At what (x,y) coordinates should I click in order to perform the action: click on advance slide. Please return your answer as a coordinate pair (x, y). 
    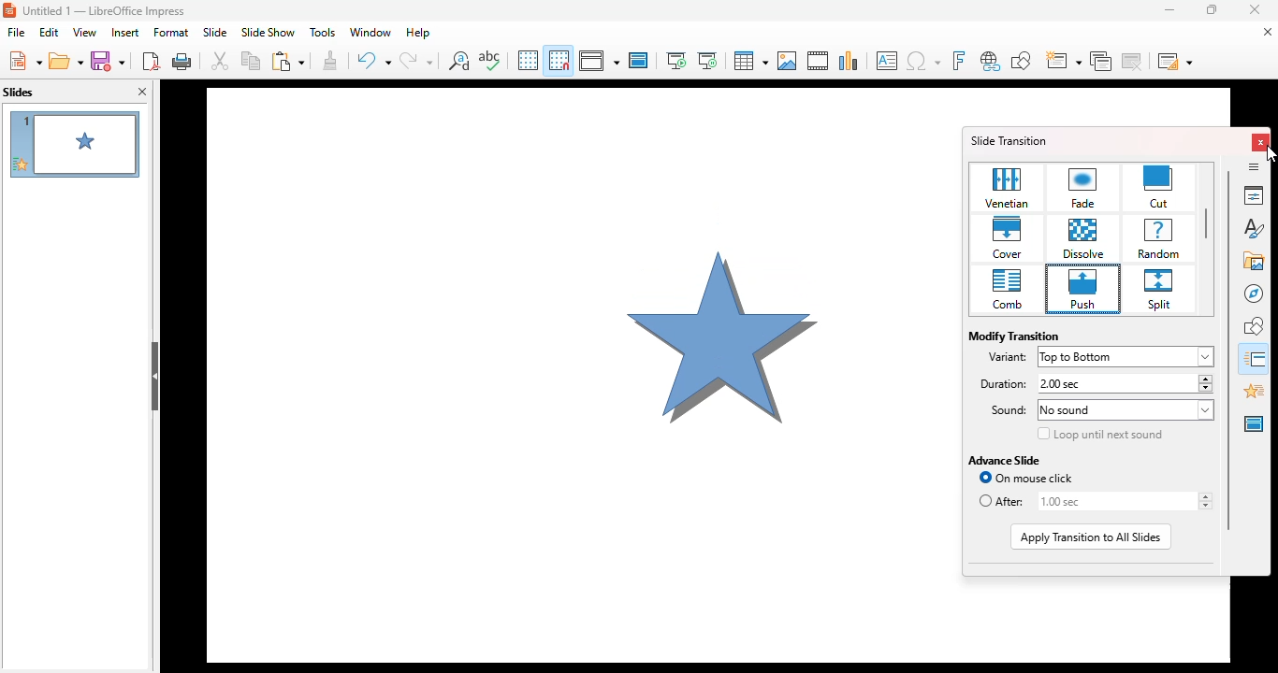
    Looking at the image, I should click on (1005, 460).